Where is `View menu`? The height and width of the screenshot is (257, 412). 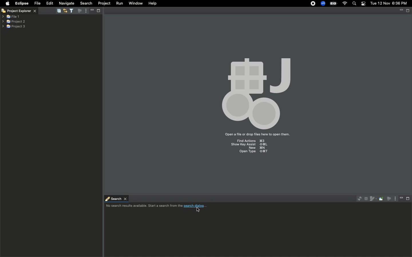
View menu is located at coordinates (394, 198).